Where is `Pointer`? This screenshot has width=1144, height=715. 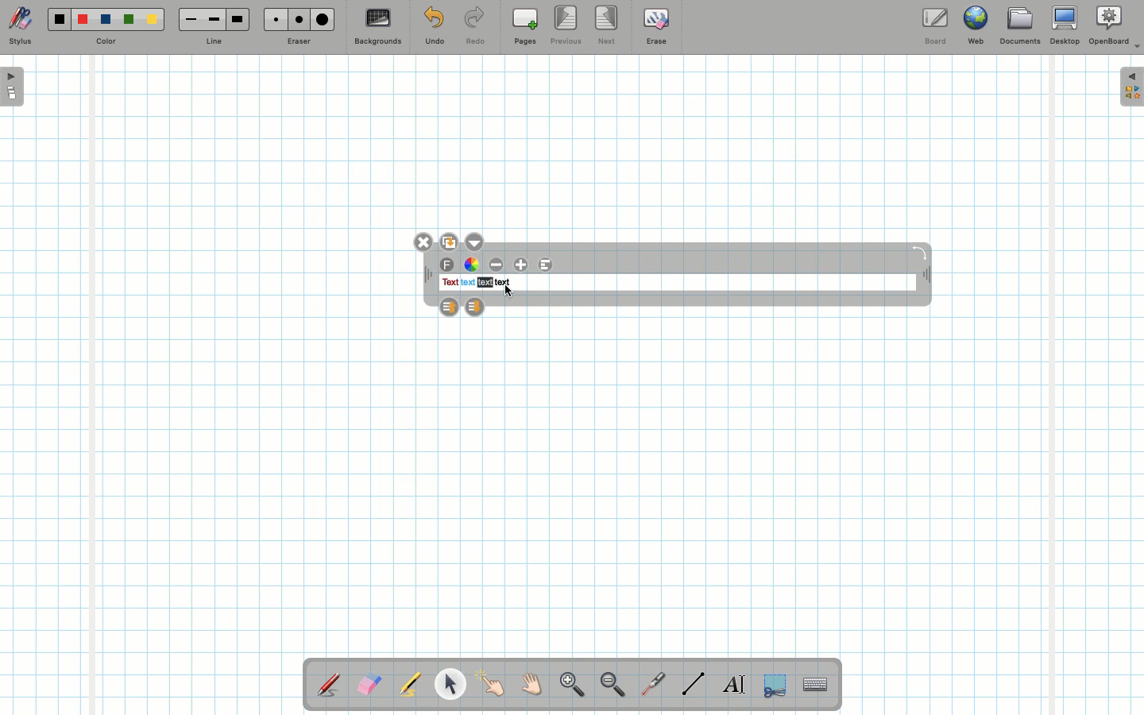 Pointer is located at coordinates (491, 684).